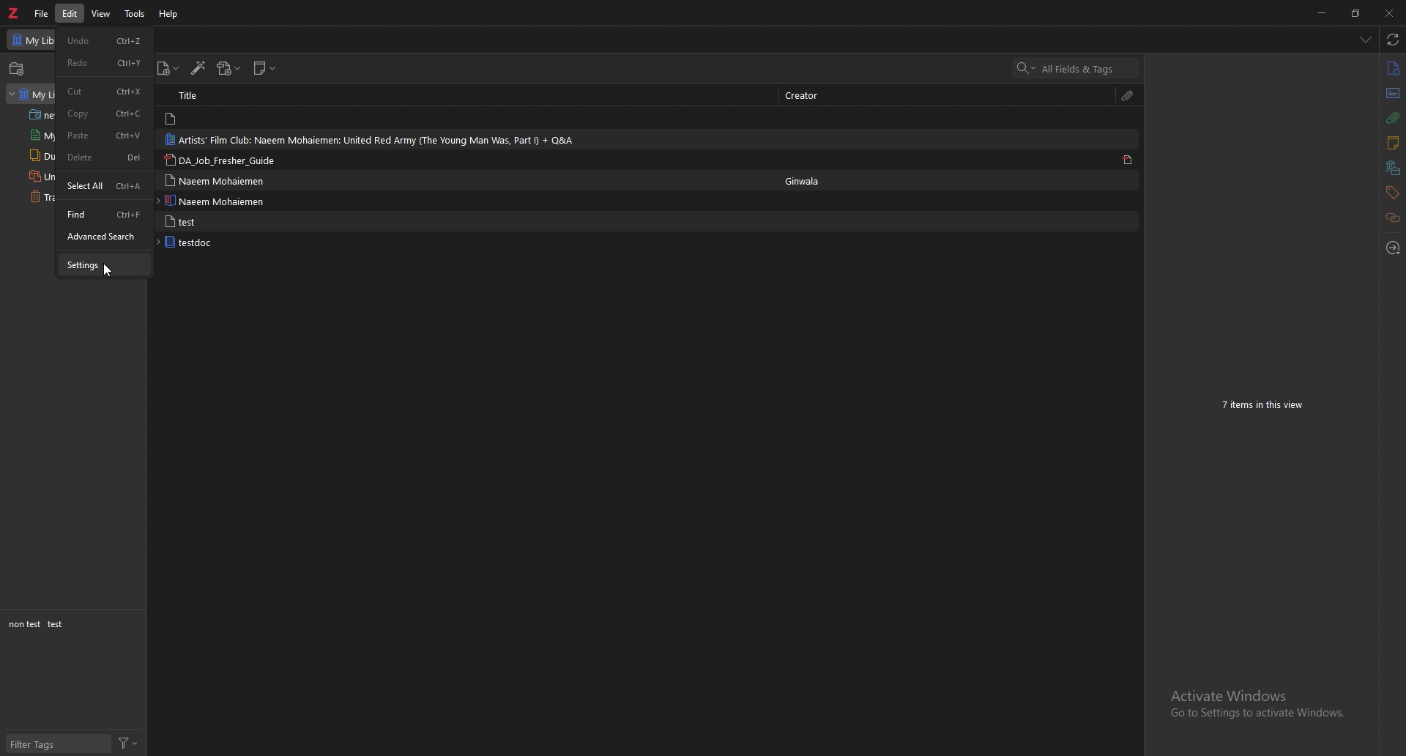 The image size is (1406, 756). Describe the element at coordinates (265, 67) in the screenshot. I see `new note` at that location.